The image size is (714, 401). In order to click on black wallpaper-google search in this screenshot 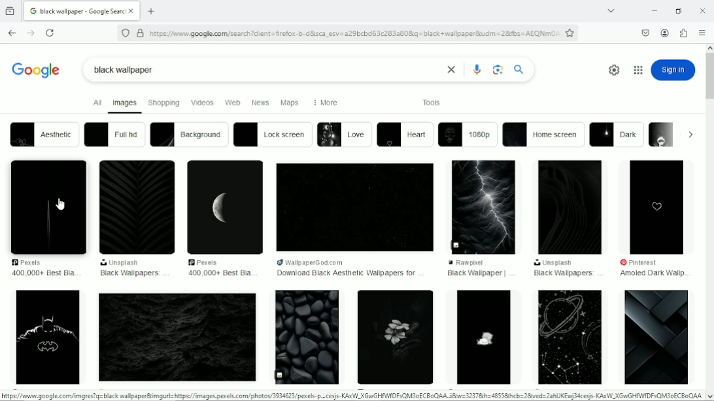, I will do `click(83, 10)`.